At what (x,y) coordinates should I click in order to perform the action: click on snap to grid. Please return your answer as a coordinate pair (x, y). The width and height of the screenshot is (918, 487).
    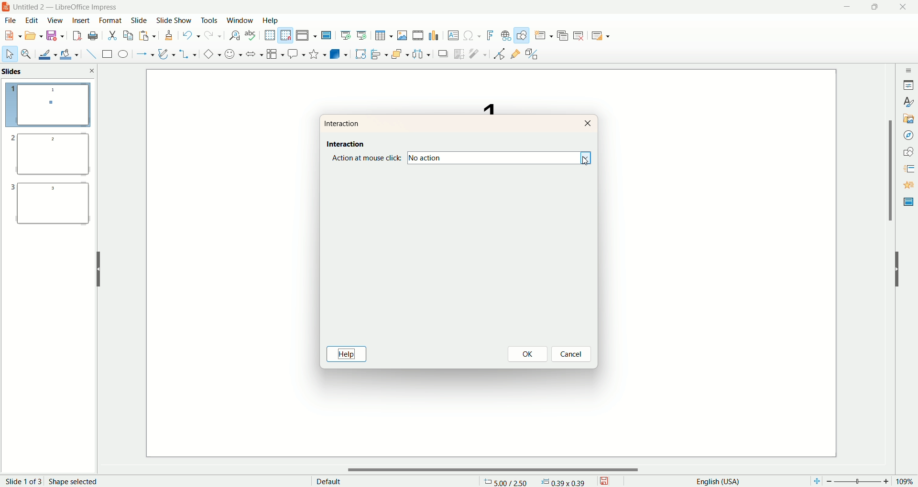
    Looking at the image, I should click on (286, 35).